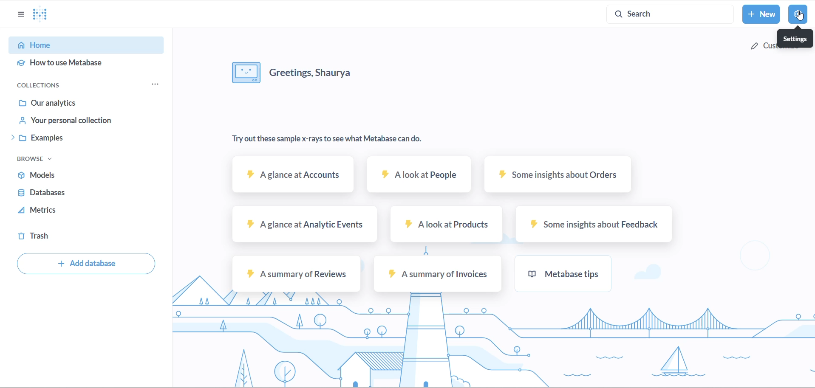 This screenshot has height=388, width=815. Describe the element at coordinates (294, 274) in the screenshot. I see `A summary of Reviews` at that location.